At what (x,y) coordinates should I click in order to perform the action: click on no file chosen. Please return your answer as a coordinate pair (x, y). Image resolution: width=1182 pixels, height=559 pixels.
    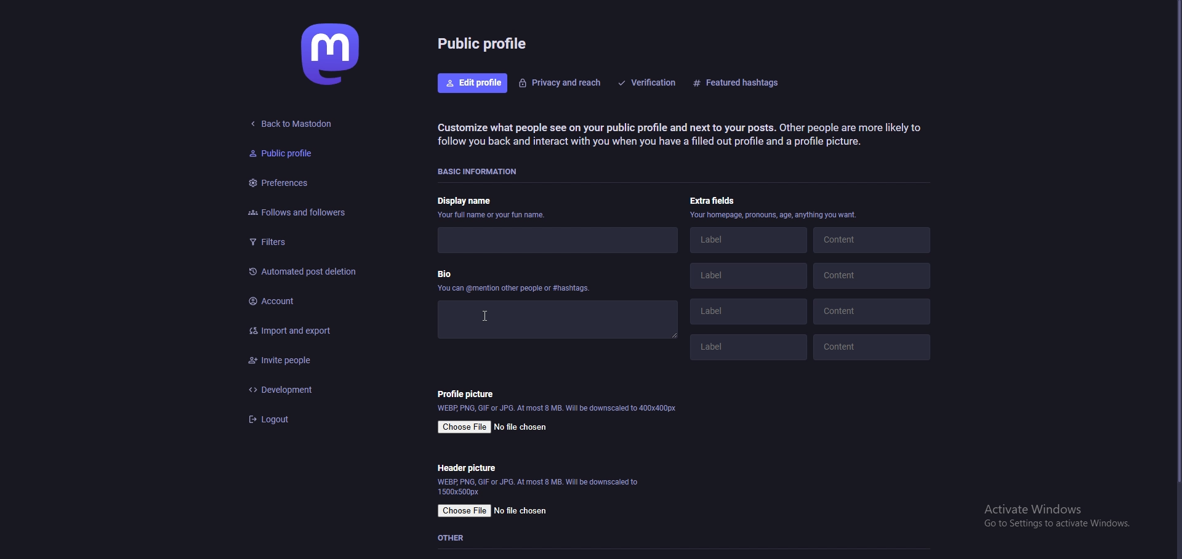
    Looking at the image, I should click on (523, 511).